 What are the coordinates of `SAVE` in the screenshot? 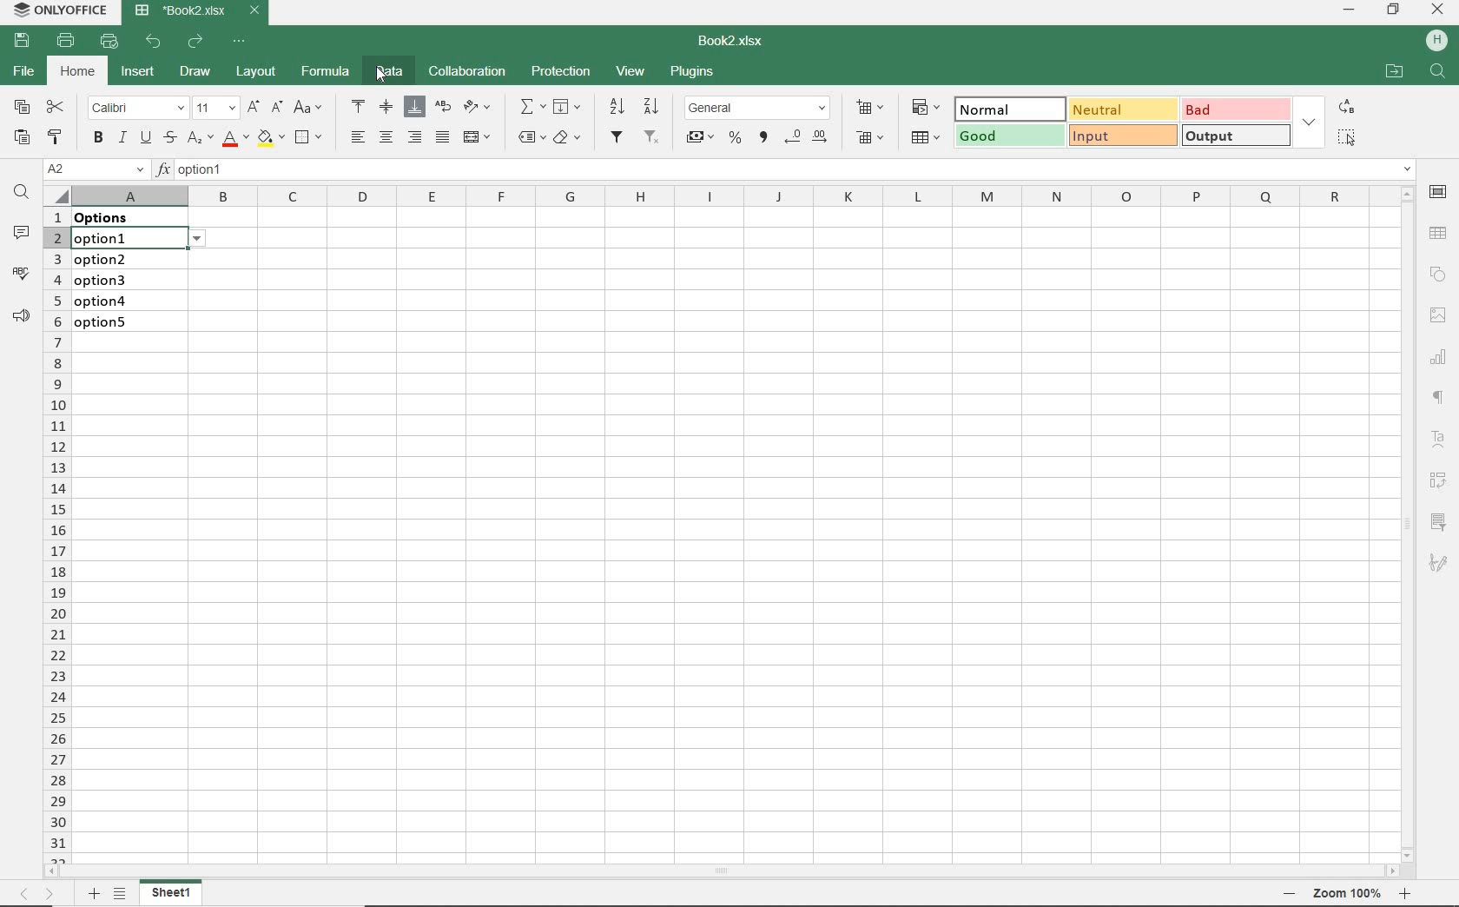 It's located at (22, 42).